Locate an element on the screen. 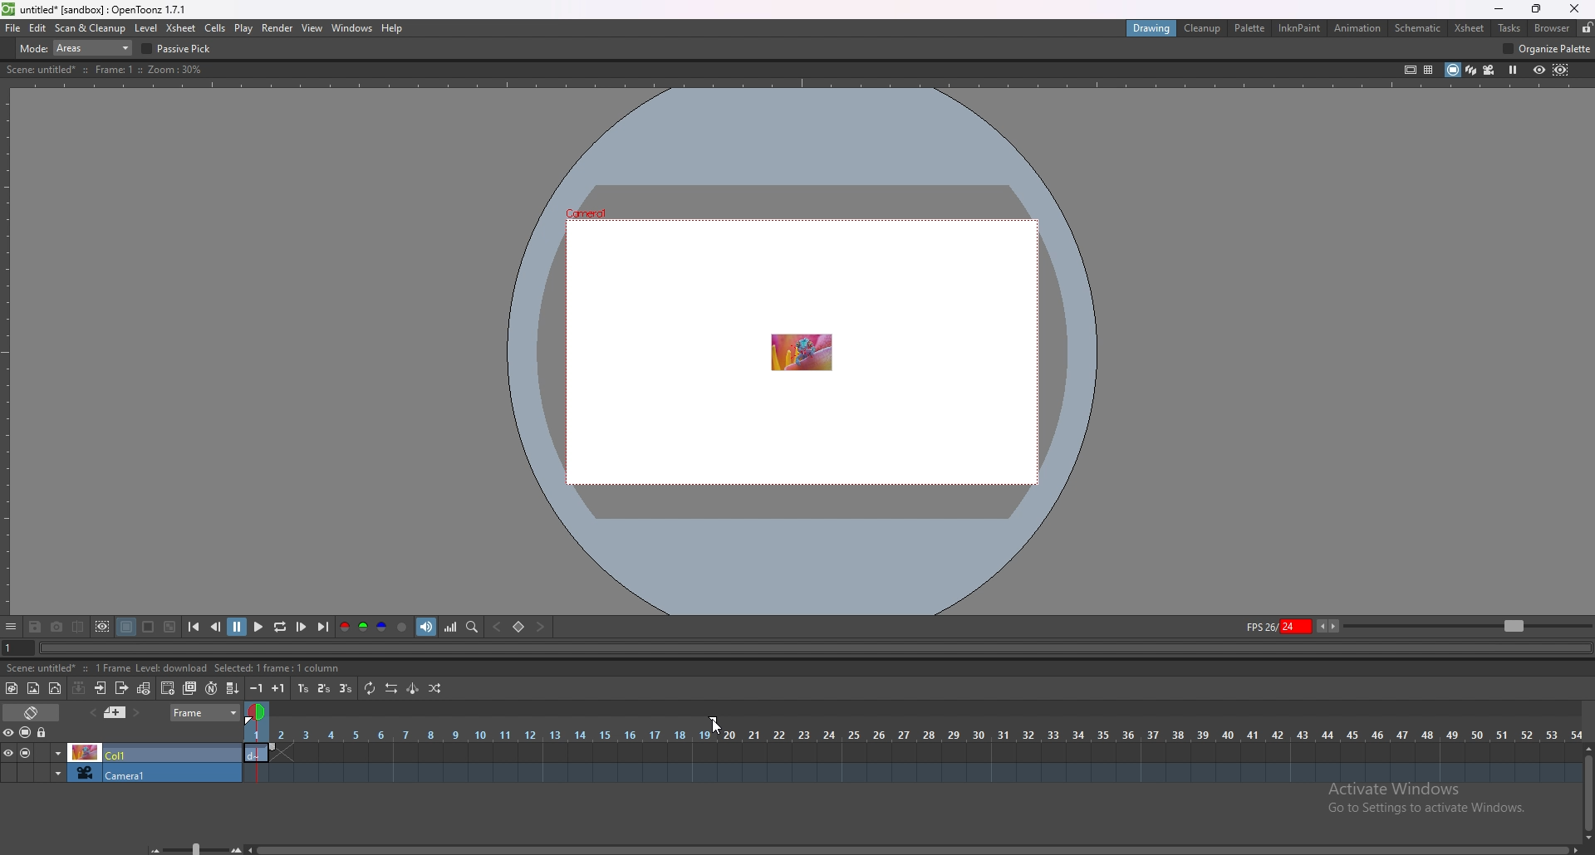 The width and height of the screenshot is (1595, 855). safe area is located at coordinates (1411, 70).